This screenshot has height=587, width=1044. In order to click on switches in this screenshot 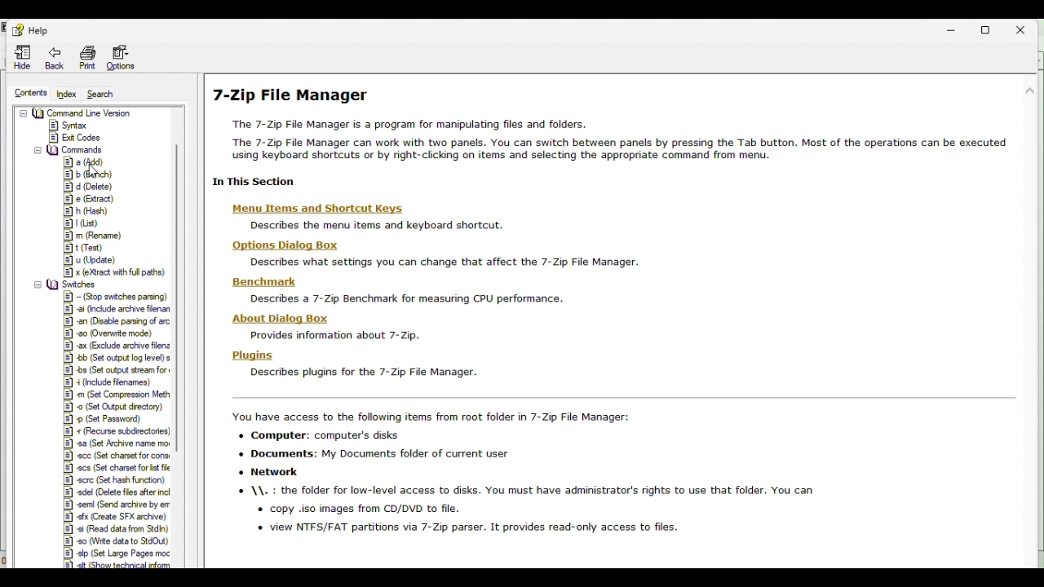, I will do `click(70, 285)`.